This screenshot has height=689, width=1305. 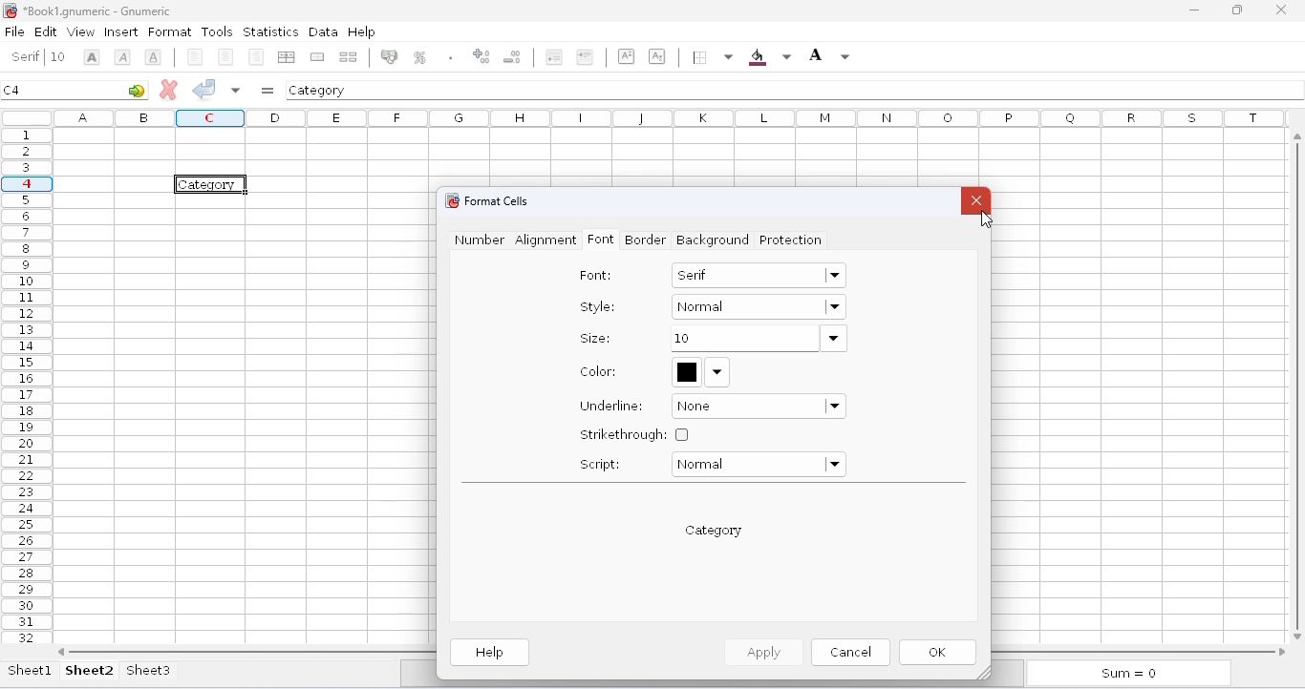 What do you see at coordinates (758, 465) in the screenshot?
I see `normal` at bounding box center [758, 465].